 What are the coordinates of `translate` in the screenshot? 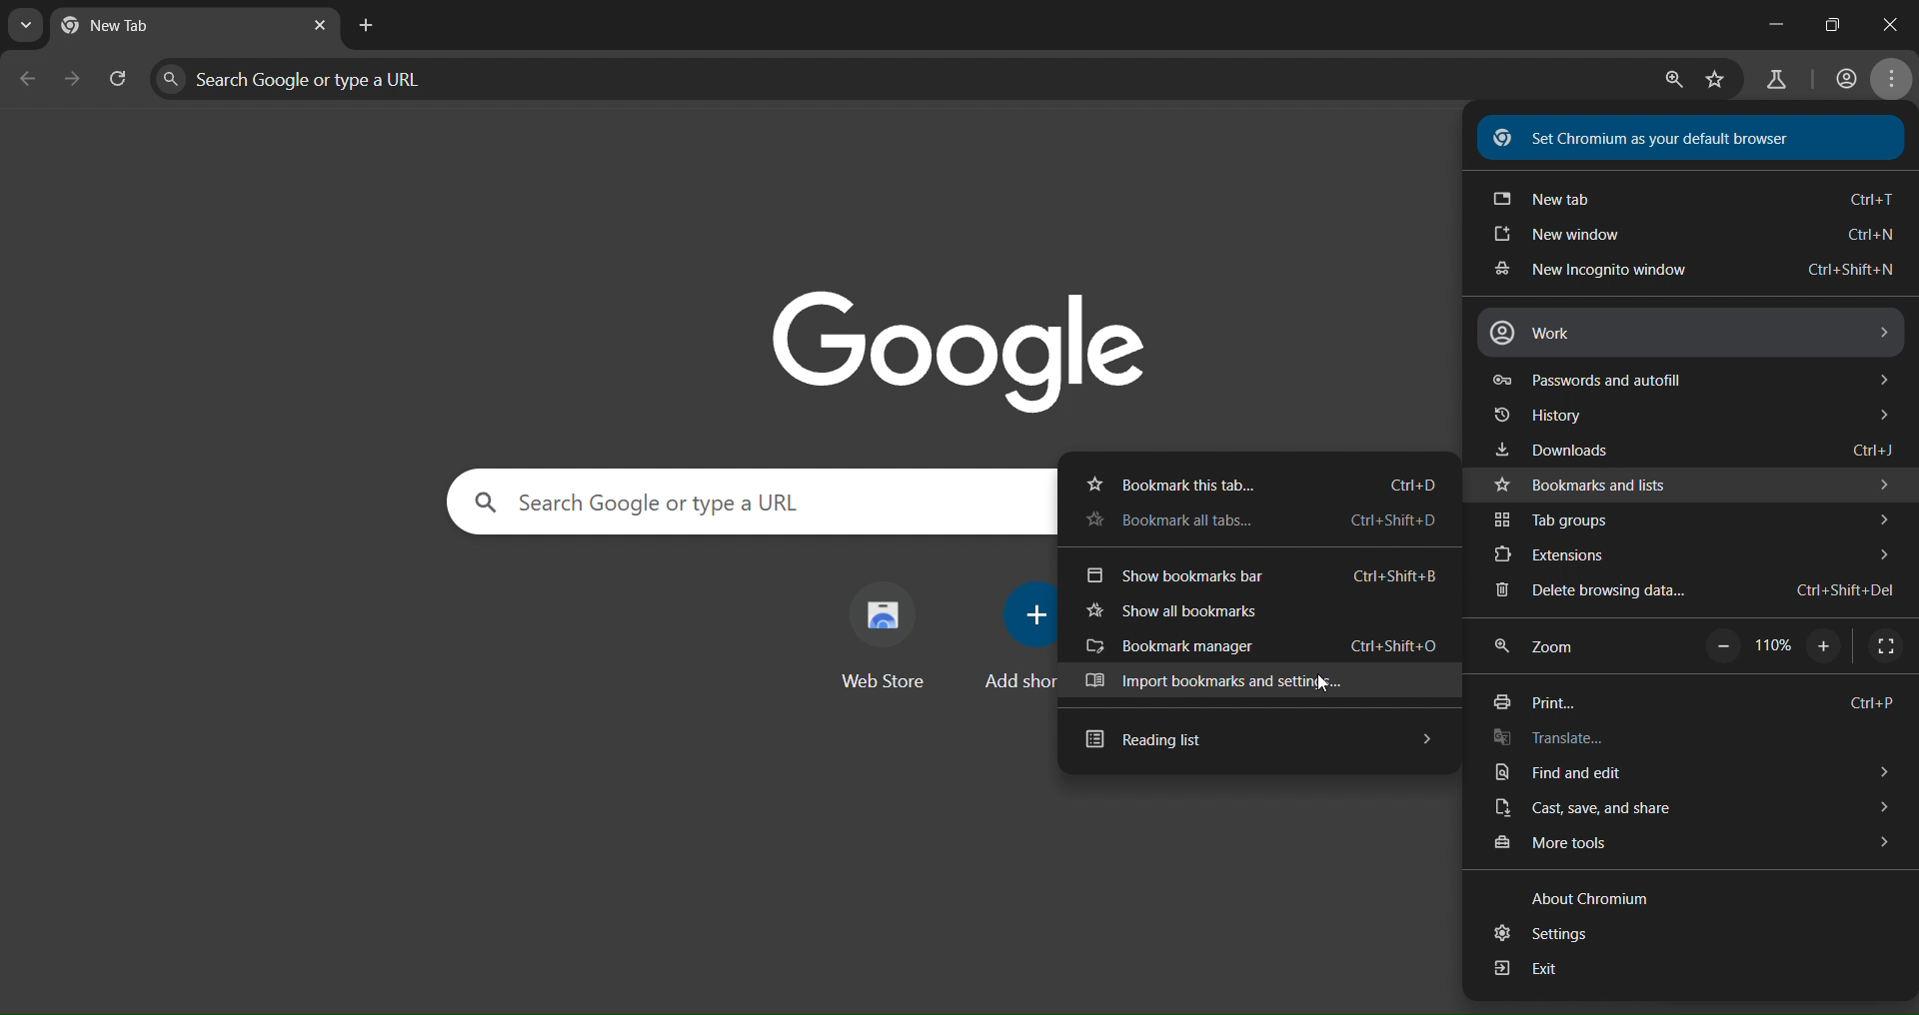 It's located at (1553, 740).